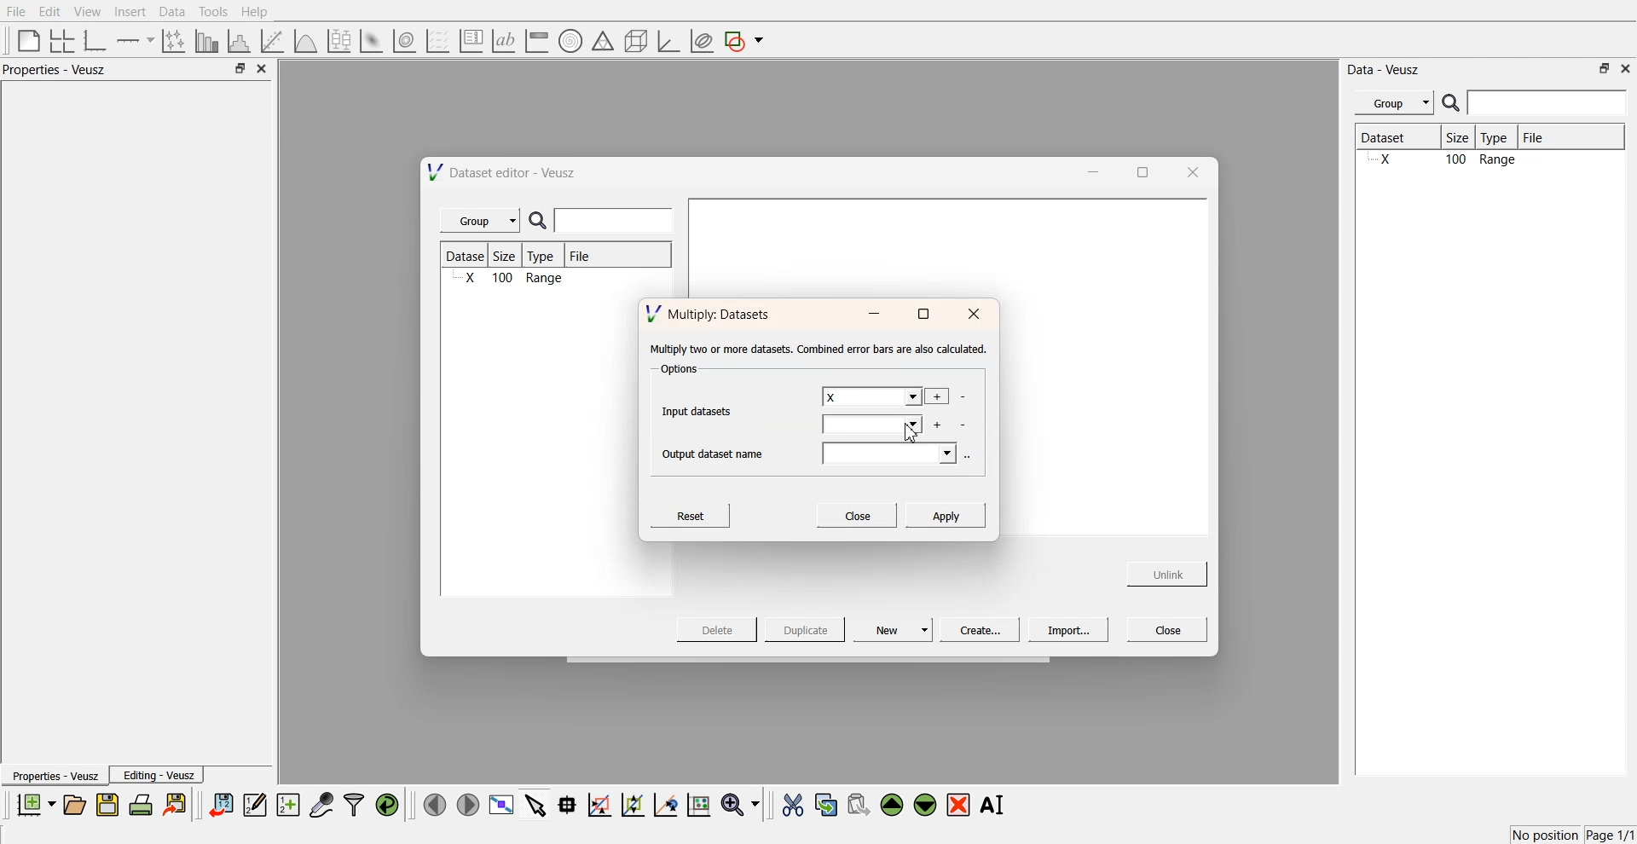  I want to click on capture data points, so click(322, 806).